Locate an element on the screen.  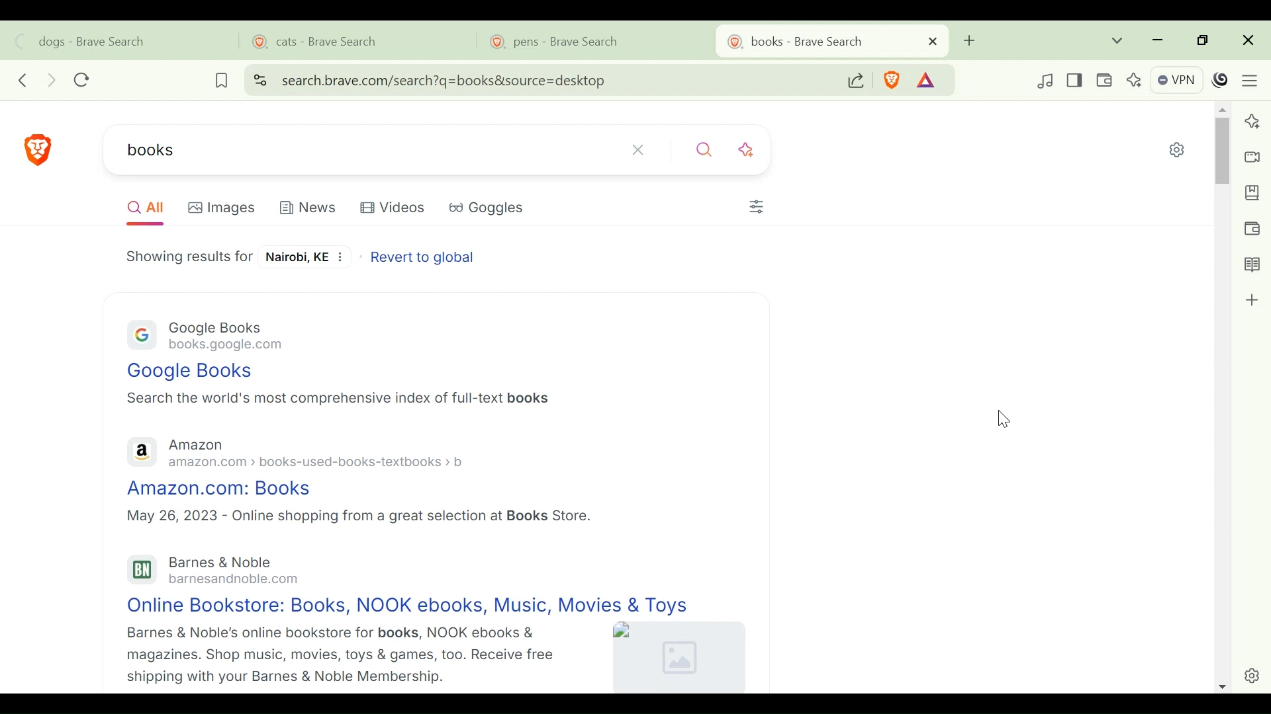
BOOKMARK is located at coordinates (217, 81).